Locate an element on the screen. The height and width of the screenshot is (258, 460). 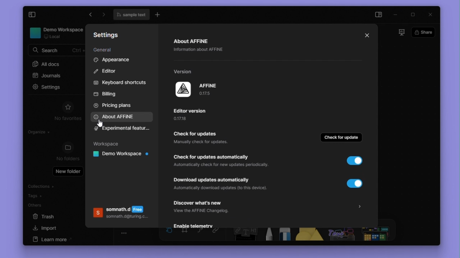
curve is located at coordinates (201, 234).